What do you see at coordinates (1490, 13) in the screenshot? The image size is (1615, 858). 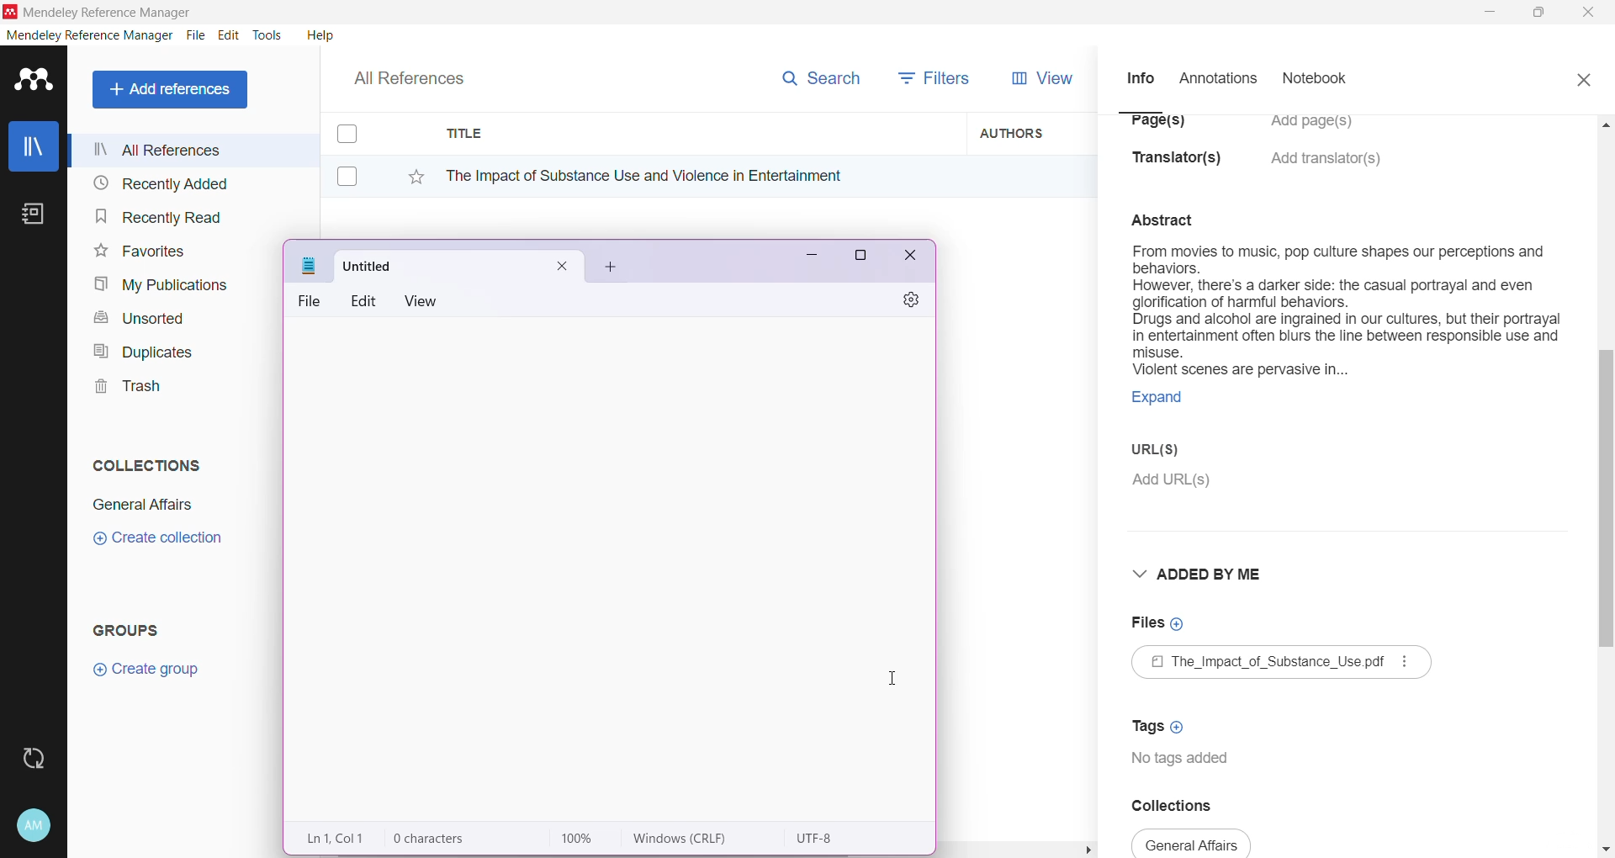 I see `Minimize` at bounding box center [1490, 13].